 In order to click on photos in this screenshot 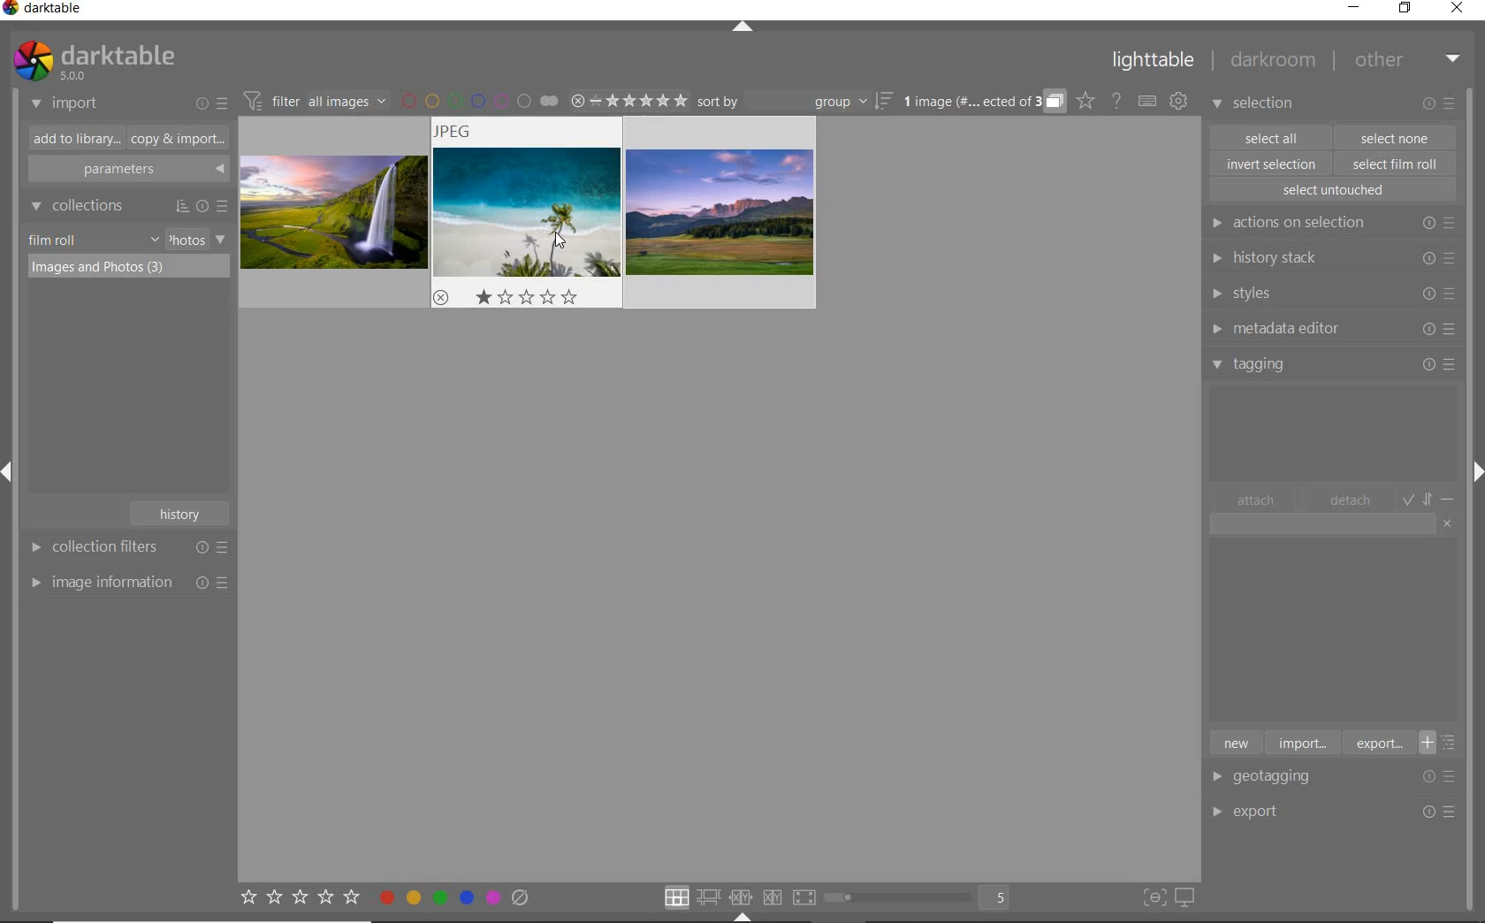, I will do `click(186, 240)`.